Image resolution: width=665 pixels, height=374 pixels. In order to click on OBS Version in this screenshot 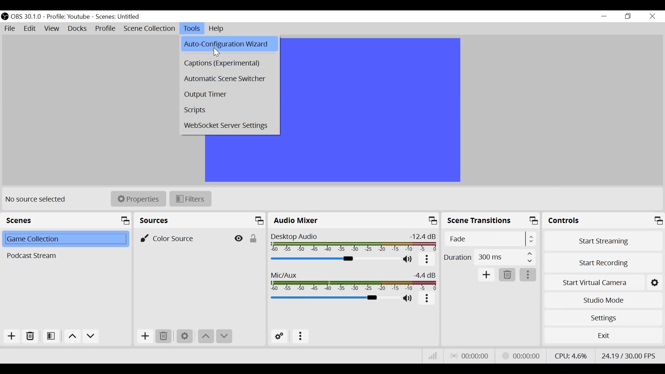, I will do `click(26, 17)`.